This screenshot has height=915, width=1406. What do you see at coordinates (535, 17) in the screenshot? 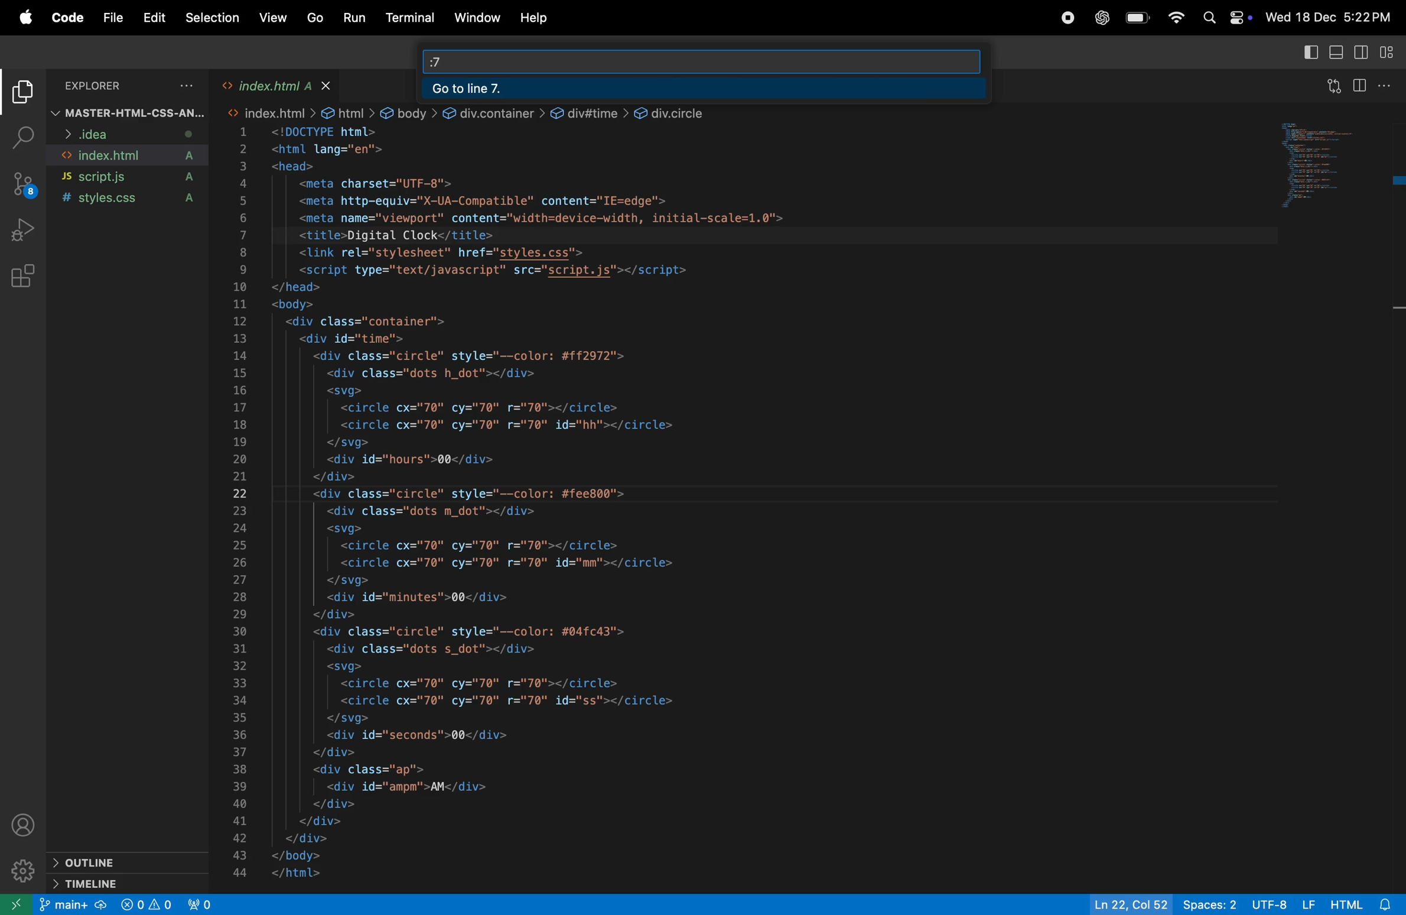
I see `help` at bounding box center [535, 17].